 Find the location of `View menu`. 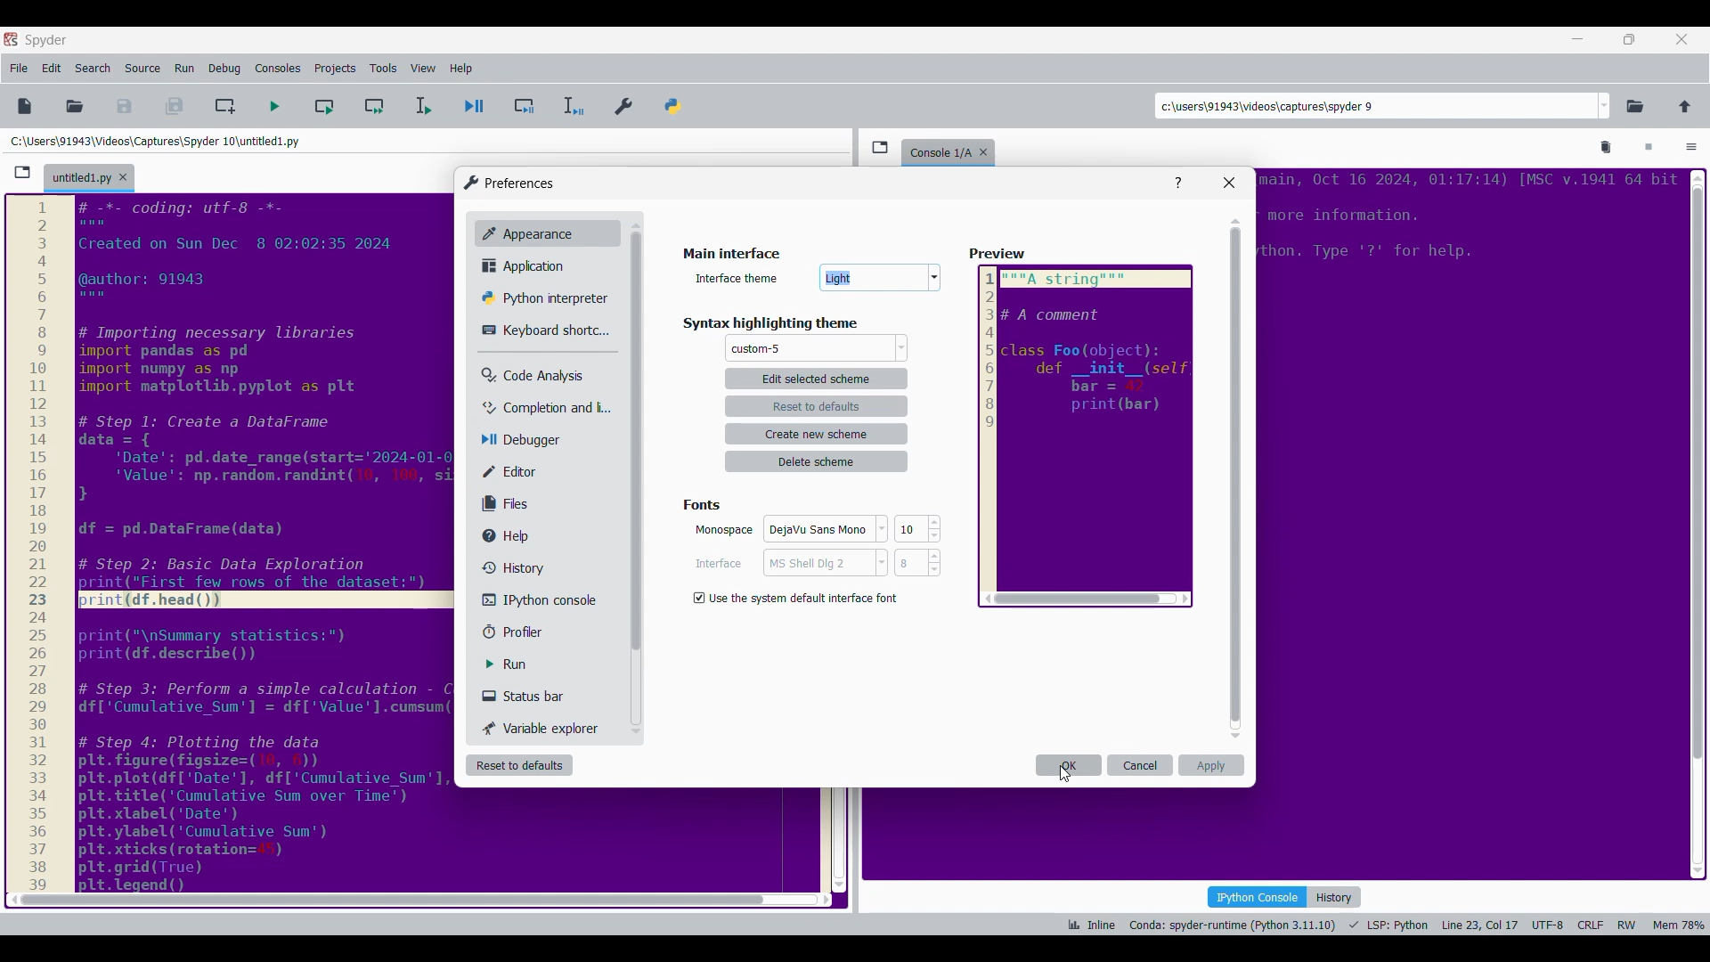

View menu is located at coordinates (423, 69).